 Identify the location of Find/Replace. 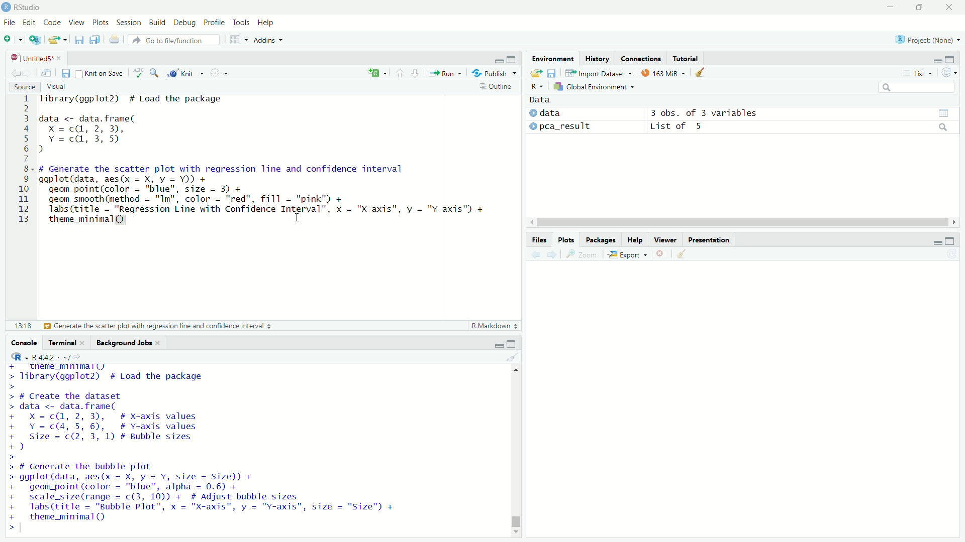
(154, 73).